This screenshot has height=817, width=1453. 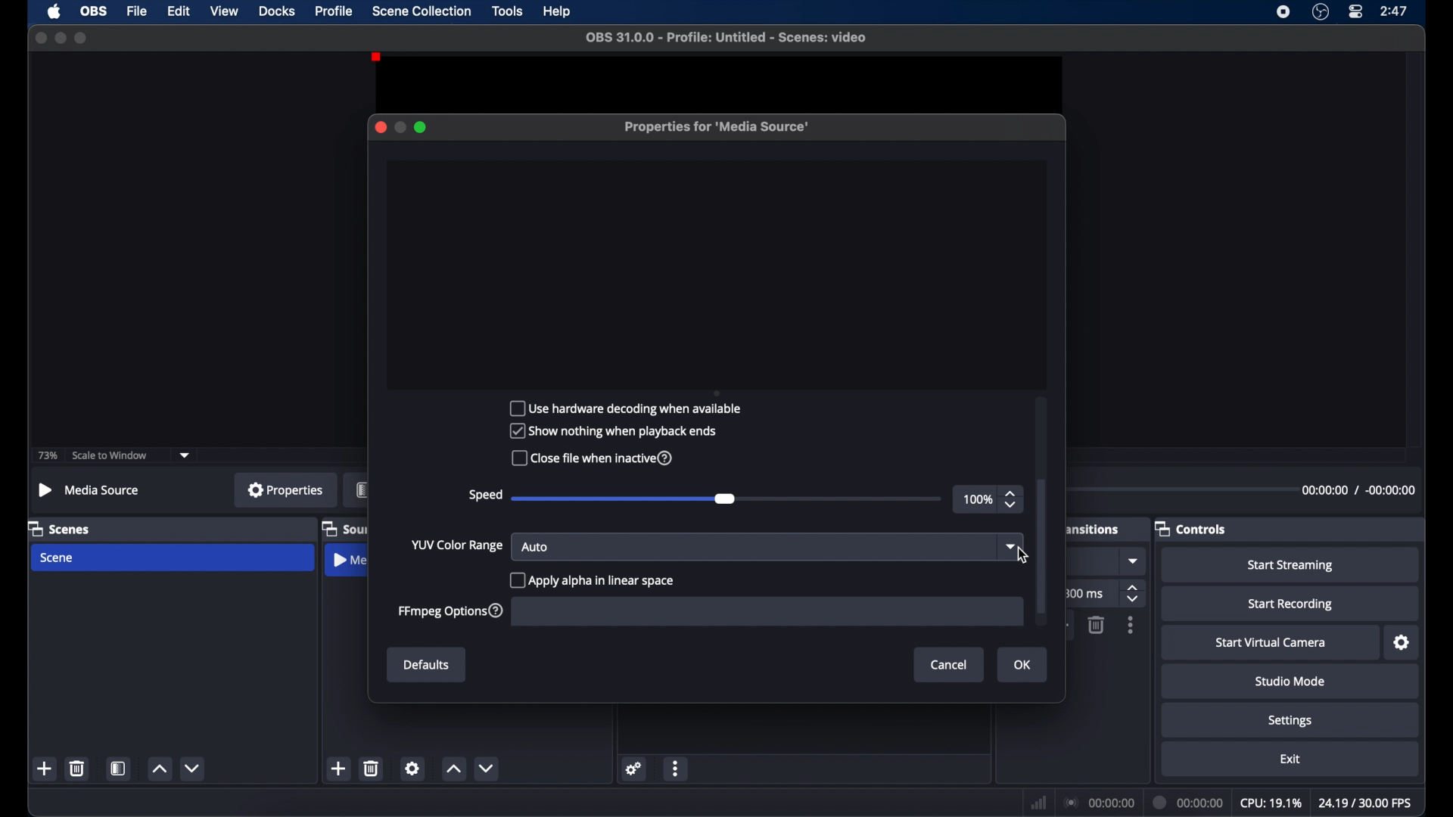 I want to click on close, so click(x=380, y=127).